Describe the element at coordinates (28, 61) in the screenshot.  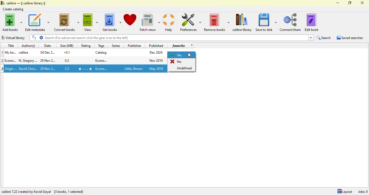
I see `author` at that location.